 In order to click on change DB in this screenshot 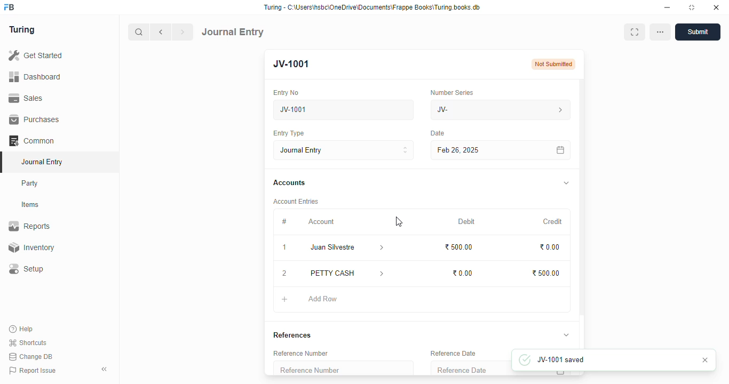, I will do `click(31, 357)`.